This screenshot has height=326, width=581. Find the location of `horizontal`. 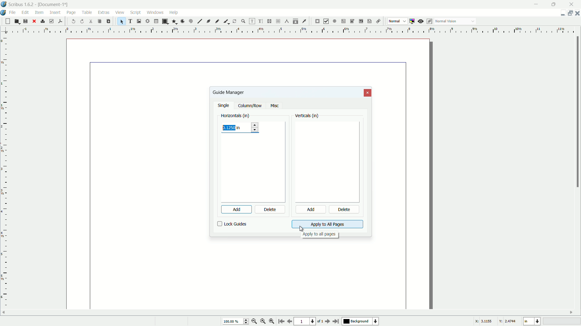

horizontal is located at coordinates (235, 115).